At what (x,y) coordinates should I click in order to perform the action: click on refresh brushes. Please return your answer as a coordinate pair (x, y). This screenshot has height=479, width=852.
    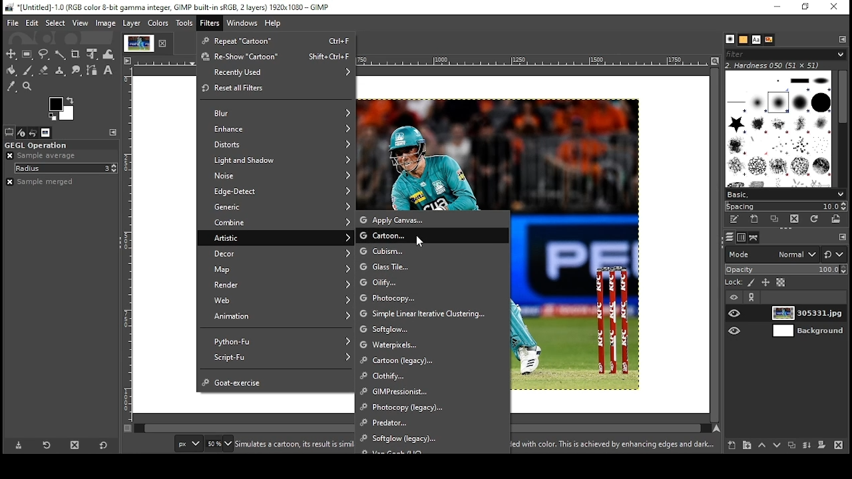
    Looking at the image, I should click on (815, 219).